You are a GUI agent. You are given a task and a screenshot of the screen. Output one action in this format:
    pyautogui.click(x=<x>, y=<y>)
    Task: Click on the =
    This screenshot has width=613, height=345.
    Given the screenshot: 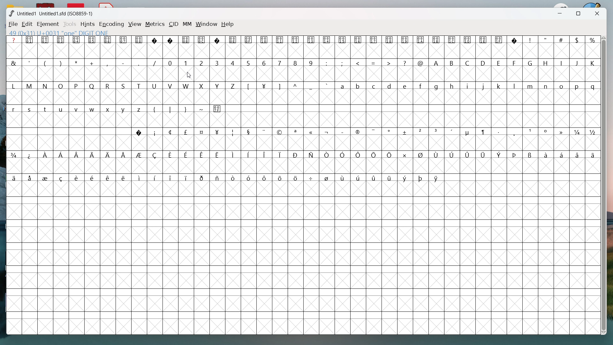 What is the action you would take?
    pyautogui.click(x=374, y=62)
    